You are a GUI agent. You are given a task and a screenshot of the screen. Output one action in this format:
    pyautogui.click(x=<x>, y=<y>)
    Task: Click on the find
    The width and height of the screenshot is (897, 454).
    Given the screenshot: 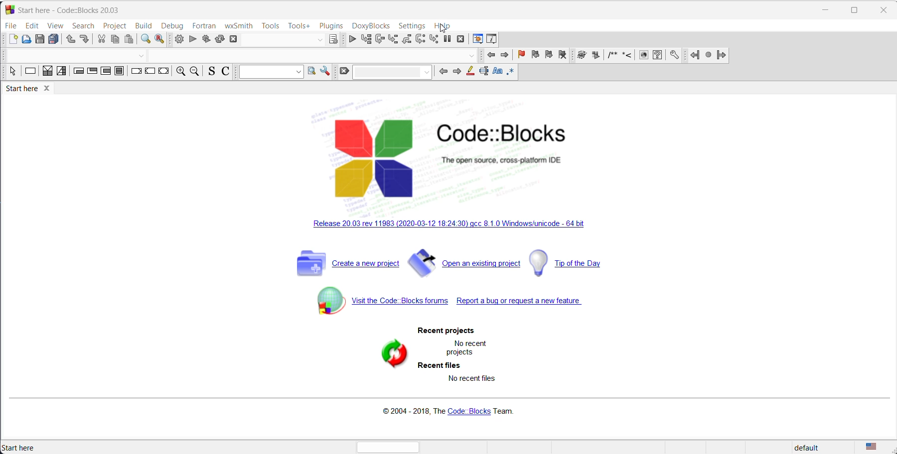 What is the action you would take?
    pyautogui.click(x=145, y=40)
    